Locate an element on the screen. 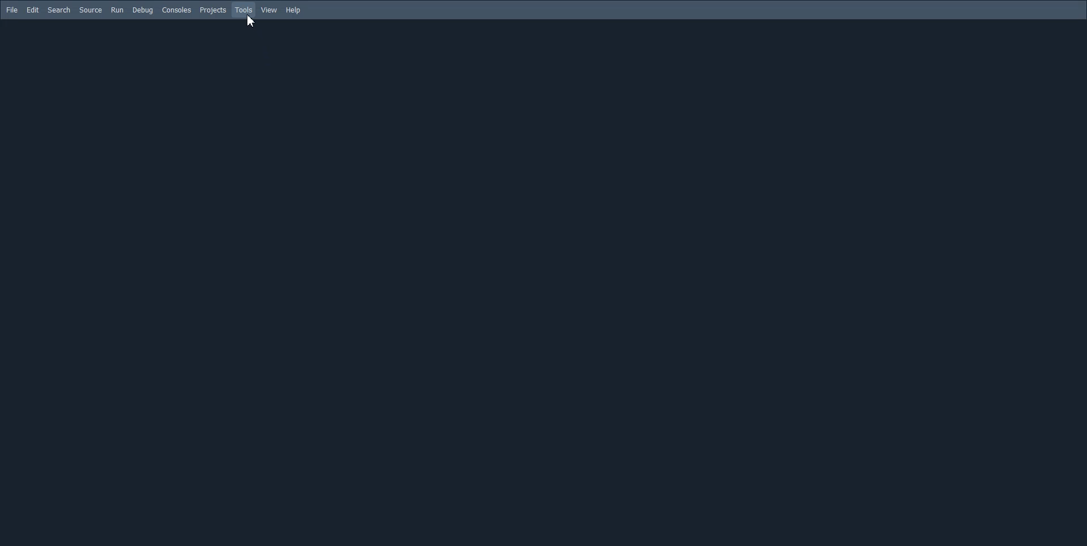 Image resolution: width=1087 pixels, height=546 pixels. cursor is located at coordinates (251, 22).